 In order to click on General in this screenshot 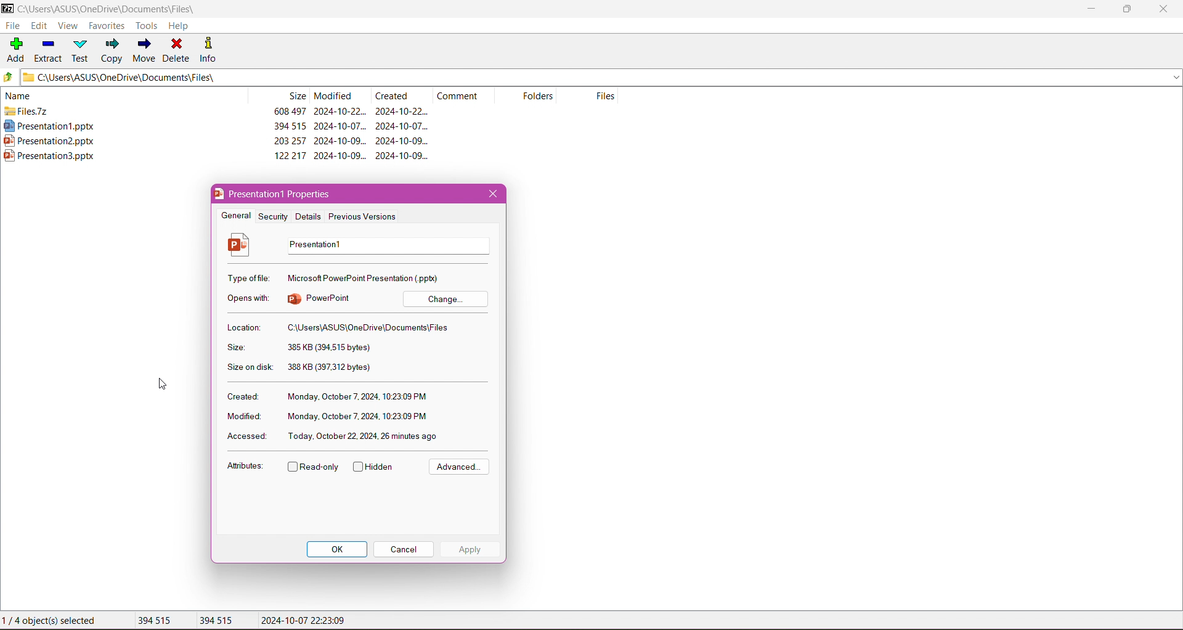, I will do `click(235, 216)`.